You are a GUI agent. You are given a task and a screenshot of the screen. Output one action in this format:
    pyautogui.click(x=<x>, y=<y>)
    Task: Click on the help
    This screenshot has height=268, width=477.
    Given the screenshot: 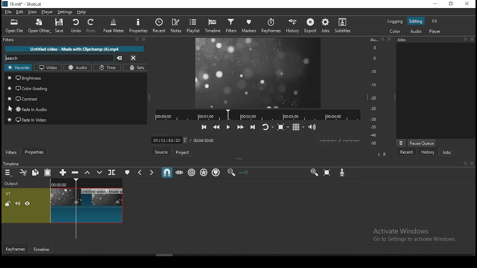 What is the action you would take?
    pyautogui.click(x=82, y=12)
    